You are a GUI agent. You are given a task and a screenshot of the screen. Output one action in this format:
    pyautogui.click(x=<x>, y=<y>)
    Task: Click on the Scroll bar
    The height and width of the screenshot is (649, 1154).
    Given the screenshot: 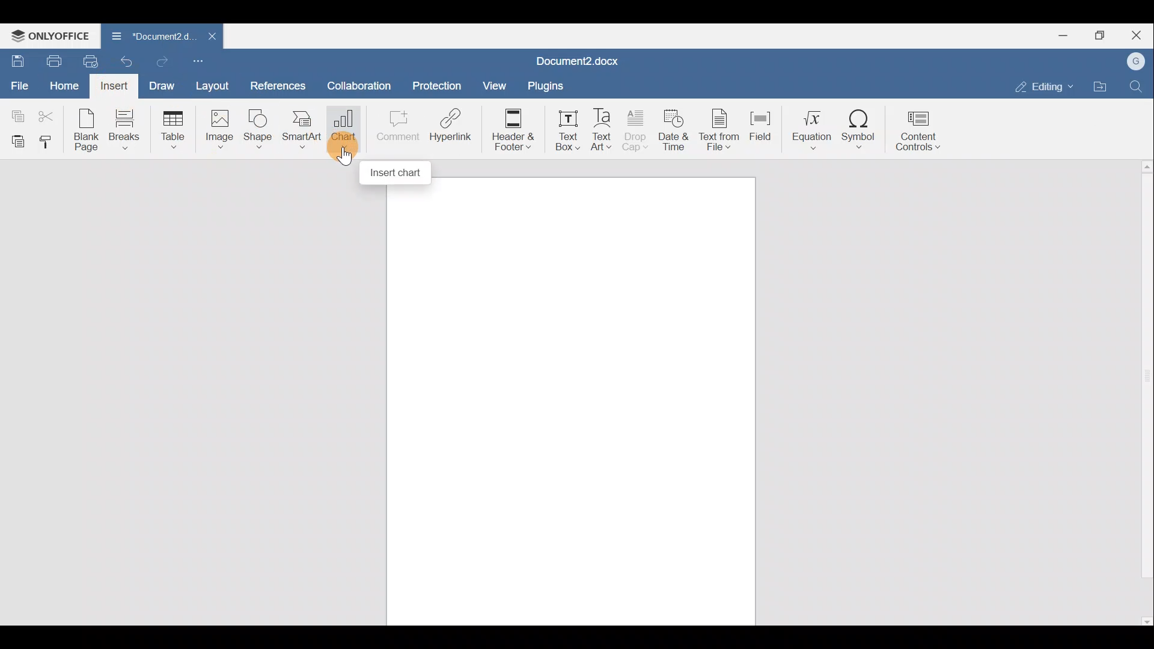 What is the action you would take?
    pyautogui.click(x=1142, y=394)
    